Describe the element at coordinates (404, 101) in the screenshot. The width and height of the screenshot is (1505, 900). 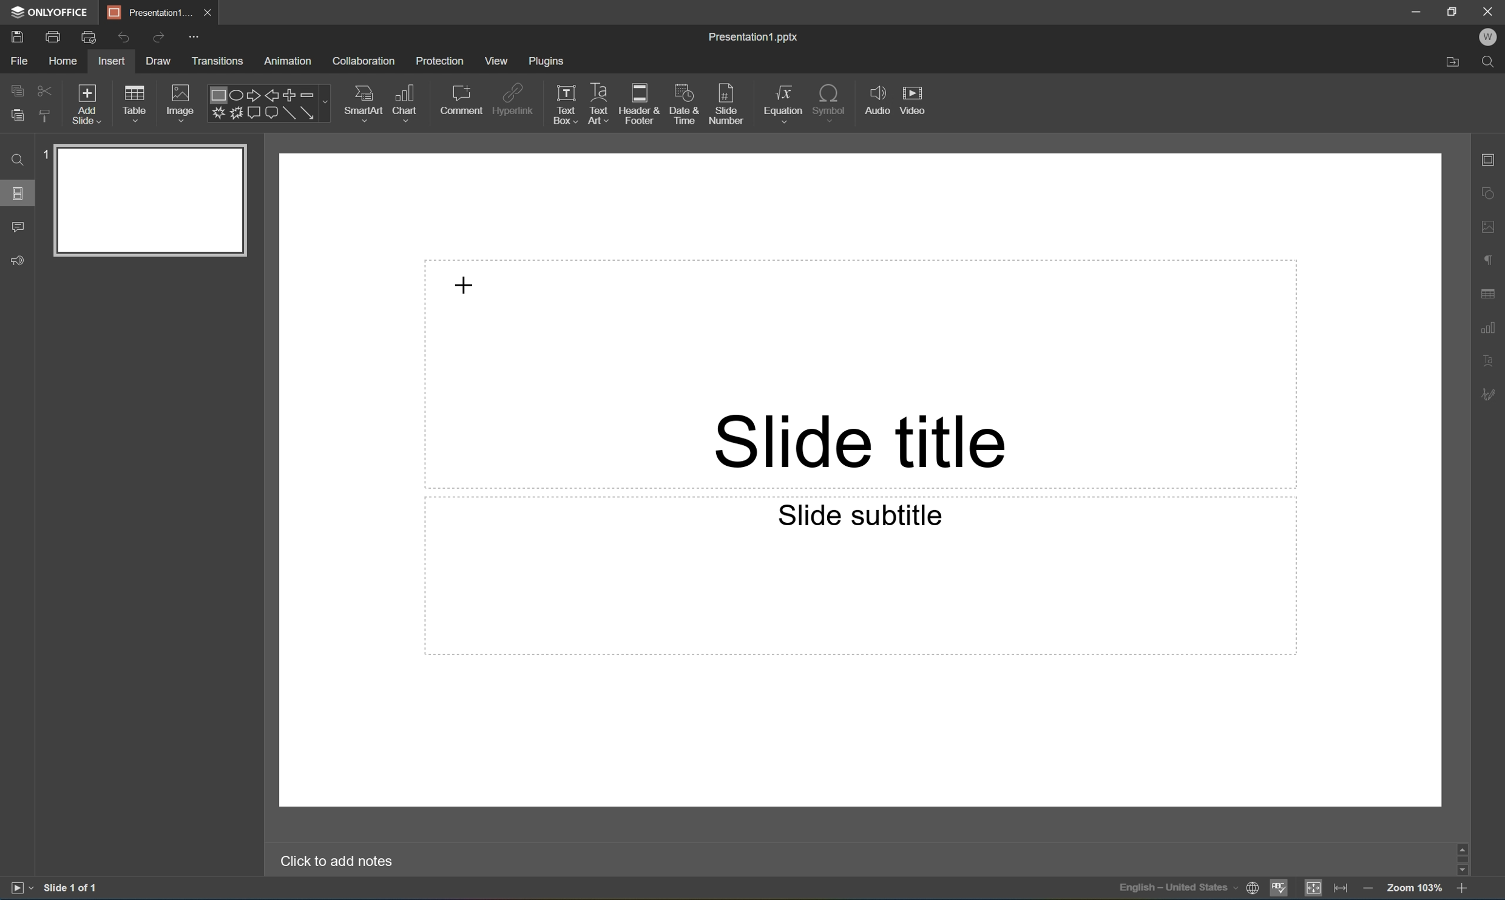
I see `Chart` at that location.